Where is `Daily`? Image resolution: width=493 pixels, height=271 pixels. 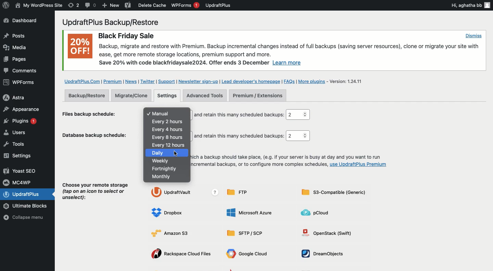
Daily is located at coordinates (168, 153).